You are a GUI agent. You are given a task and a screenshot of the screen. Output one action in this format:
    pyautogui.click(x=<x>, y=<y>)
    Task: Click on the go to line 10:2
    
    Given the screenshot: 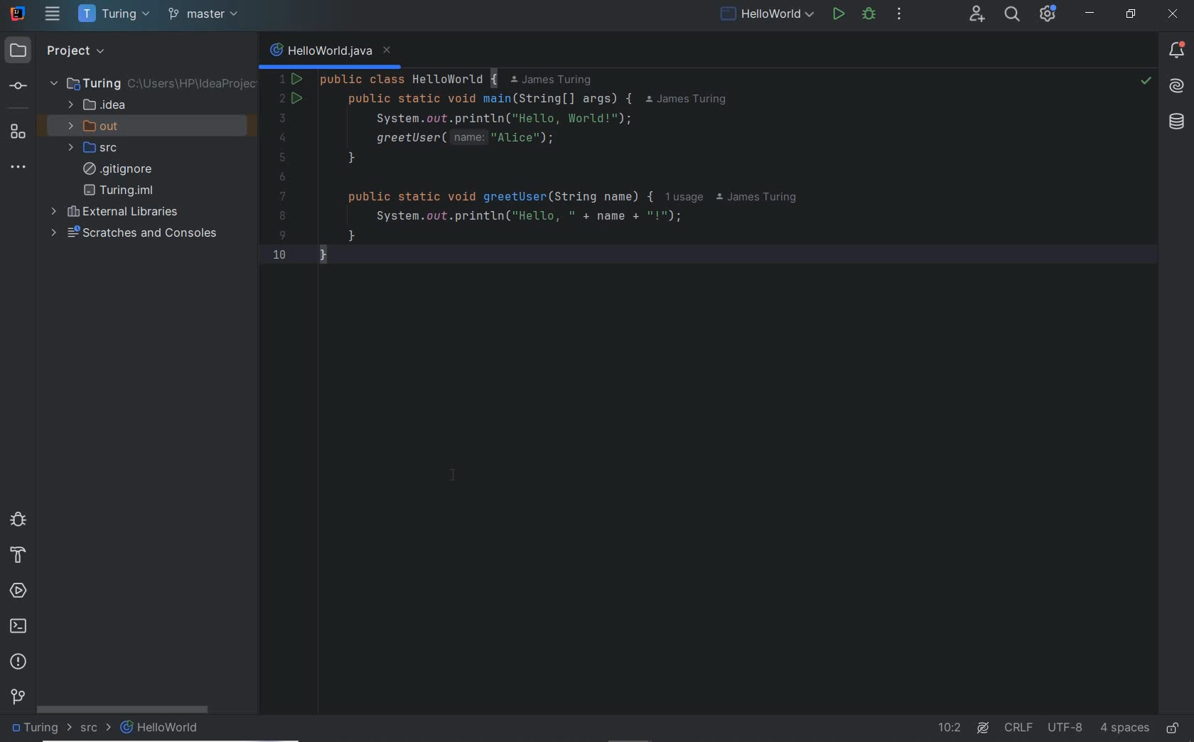 What is the action you would take?
    pyautogui.click(x=950, y=728)
    